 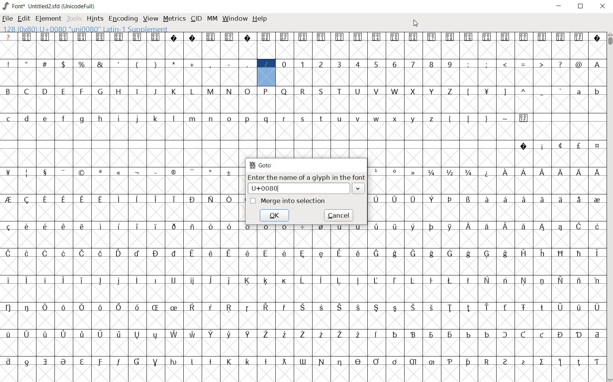 I want to click on glyph, so click(x=27, y=254).